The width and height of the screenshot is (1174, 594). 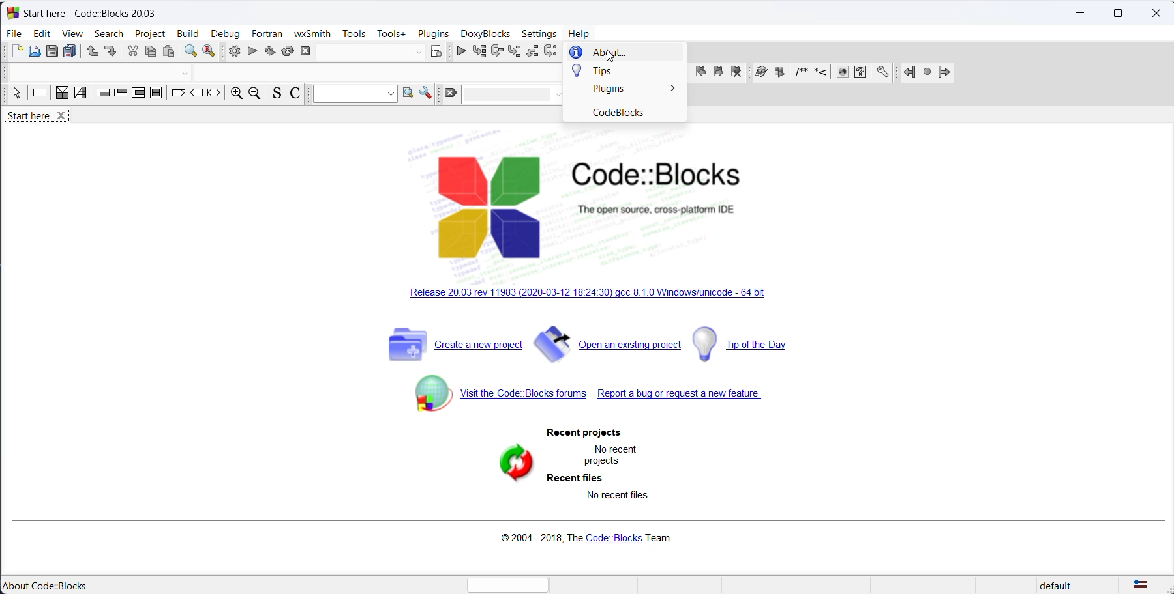 What do you see at coordinates (80, 94) in the screenshot?
I see `selection` at bounding box center [80, 94].